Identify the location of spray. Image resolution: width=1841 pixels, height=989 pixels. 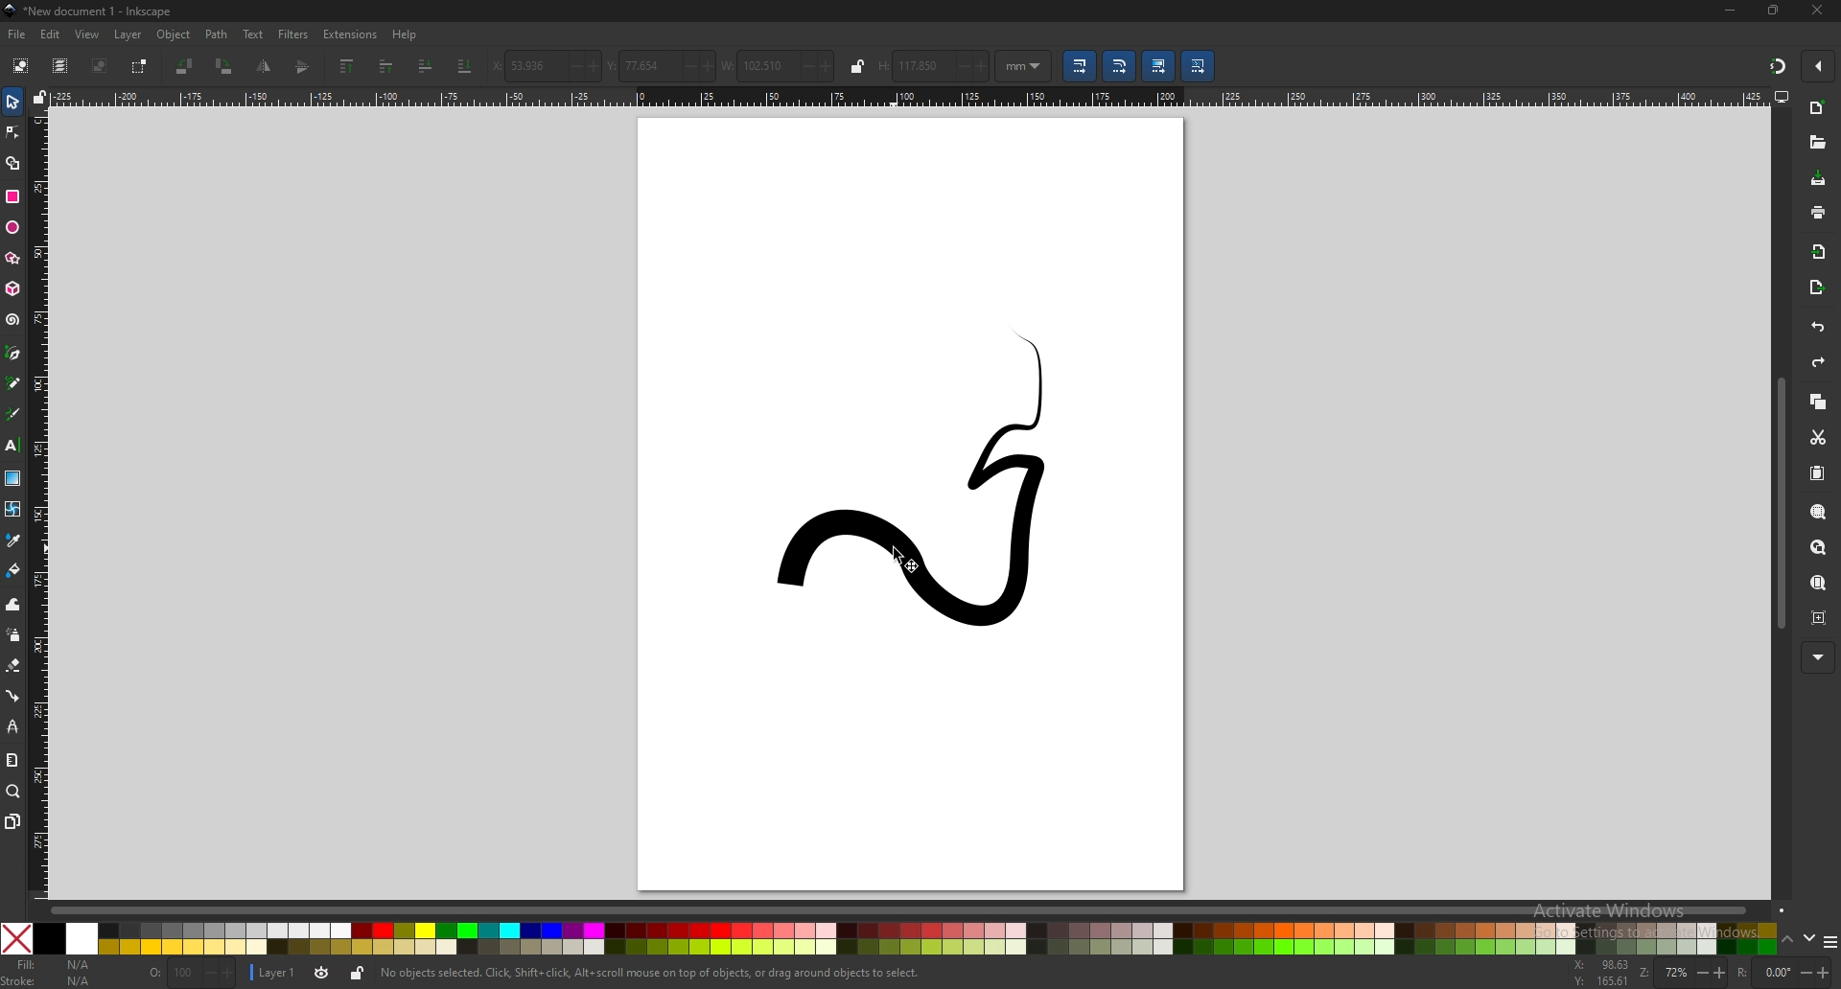
(14, 634).